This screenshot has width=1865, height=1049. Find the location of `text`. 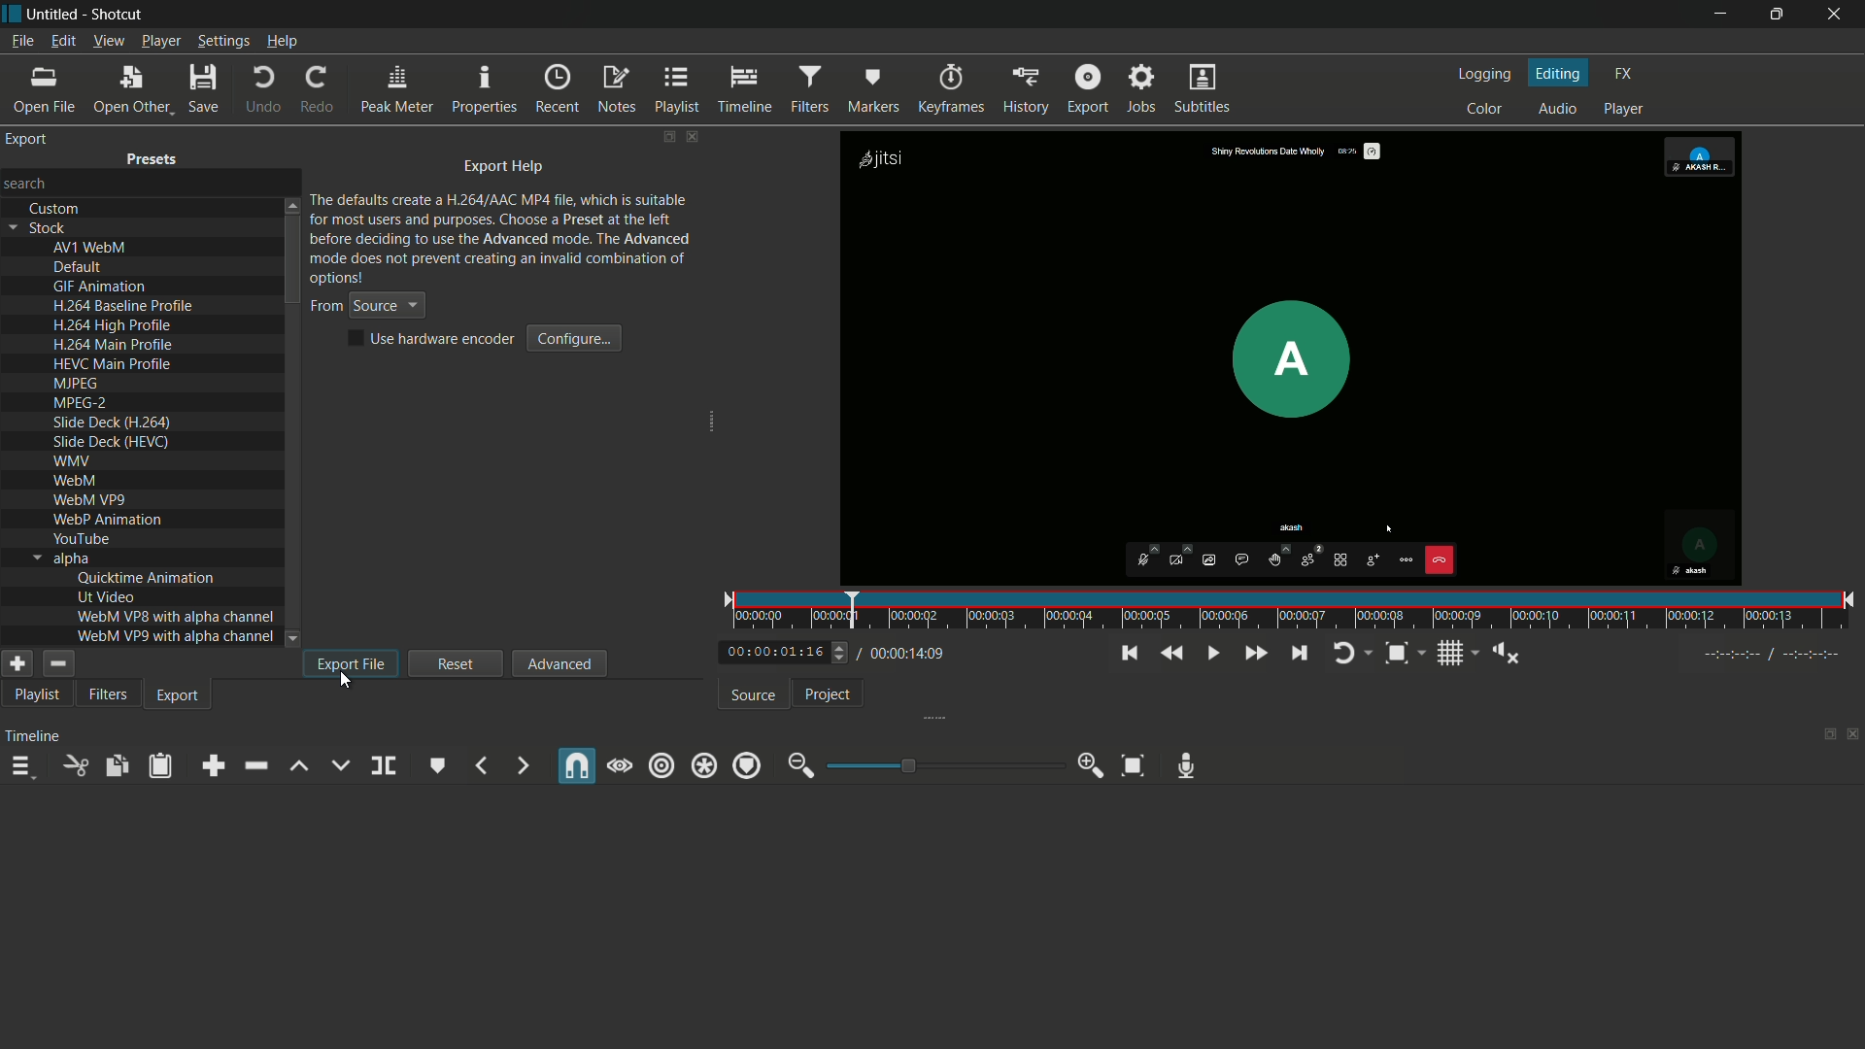

text is located at coordinates (78, 481).